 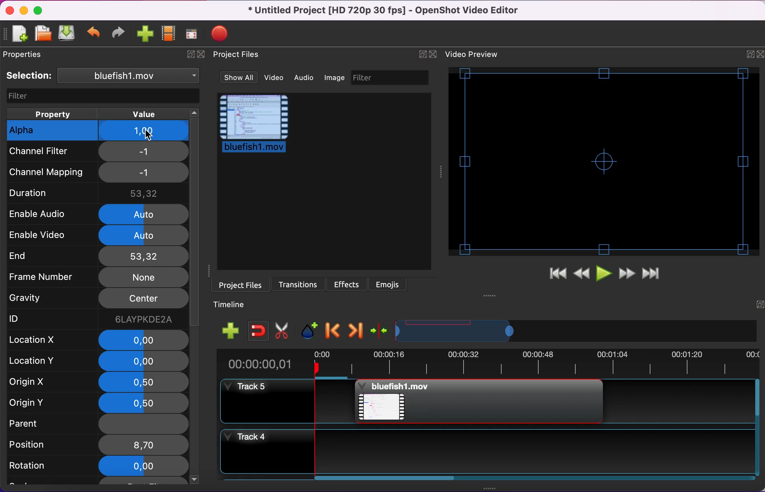 I want to click on rotation, so click(x=39, y=468).